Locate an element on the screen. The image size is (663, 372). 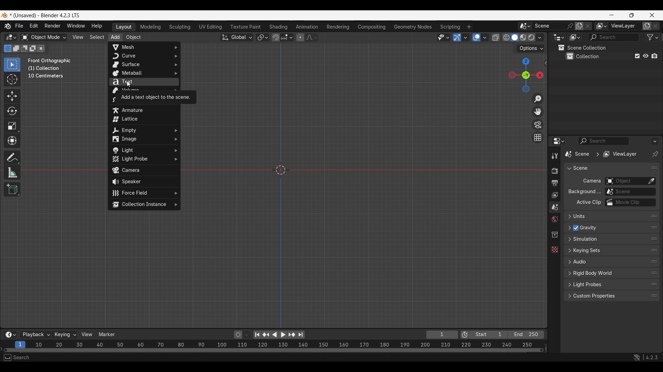
Armature is located at coordinates (144, 111).